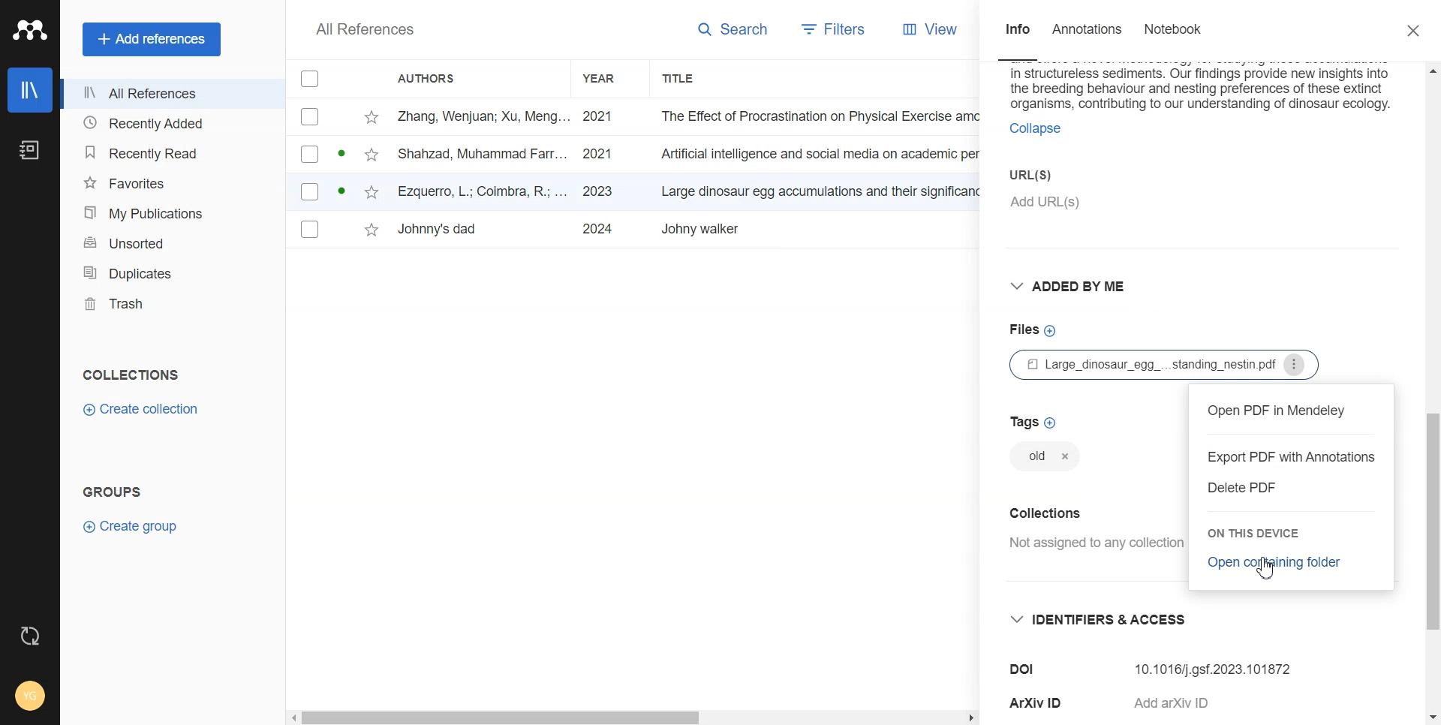  What do you see at coordinates (841, 29) in the screenshot?
I see `Filters` at bounding box center [841, 29].